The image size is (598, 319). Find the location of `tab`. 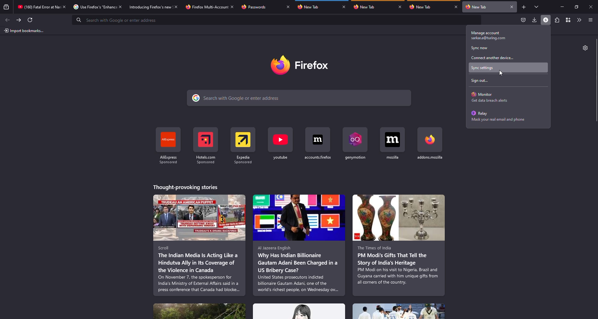

tab is located at coordinates (309, 7).